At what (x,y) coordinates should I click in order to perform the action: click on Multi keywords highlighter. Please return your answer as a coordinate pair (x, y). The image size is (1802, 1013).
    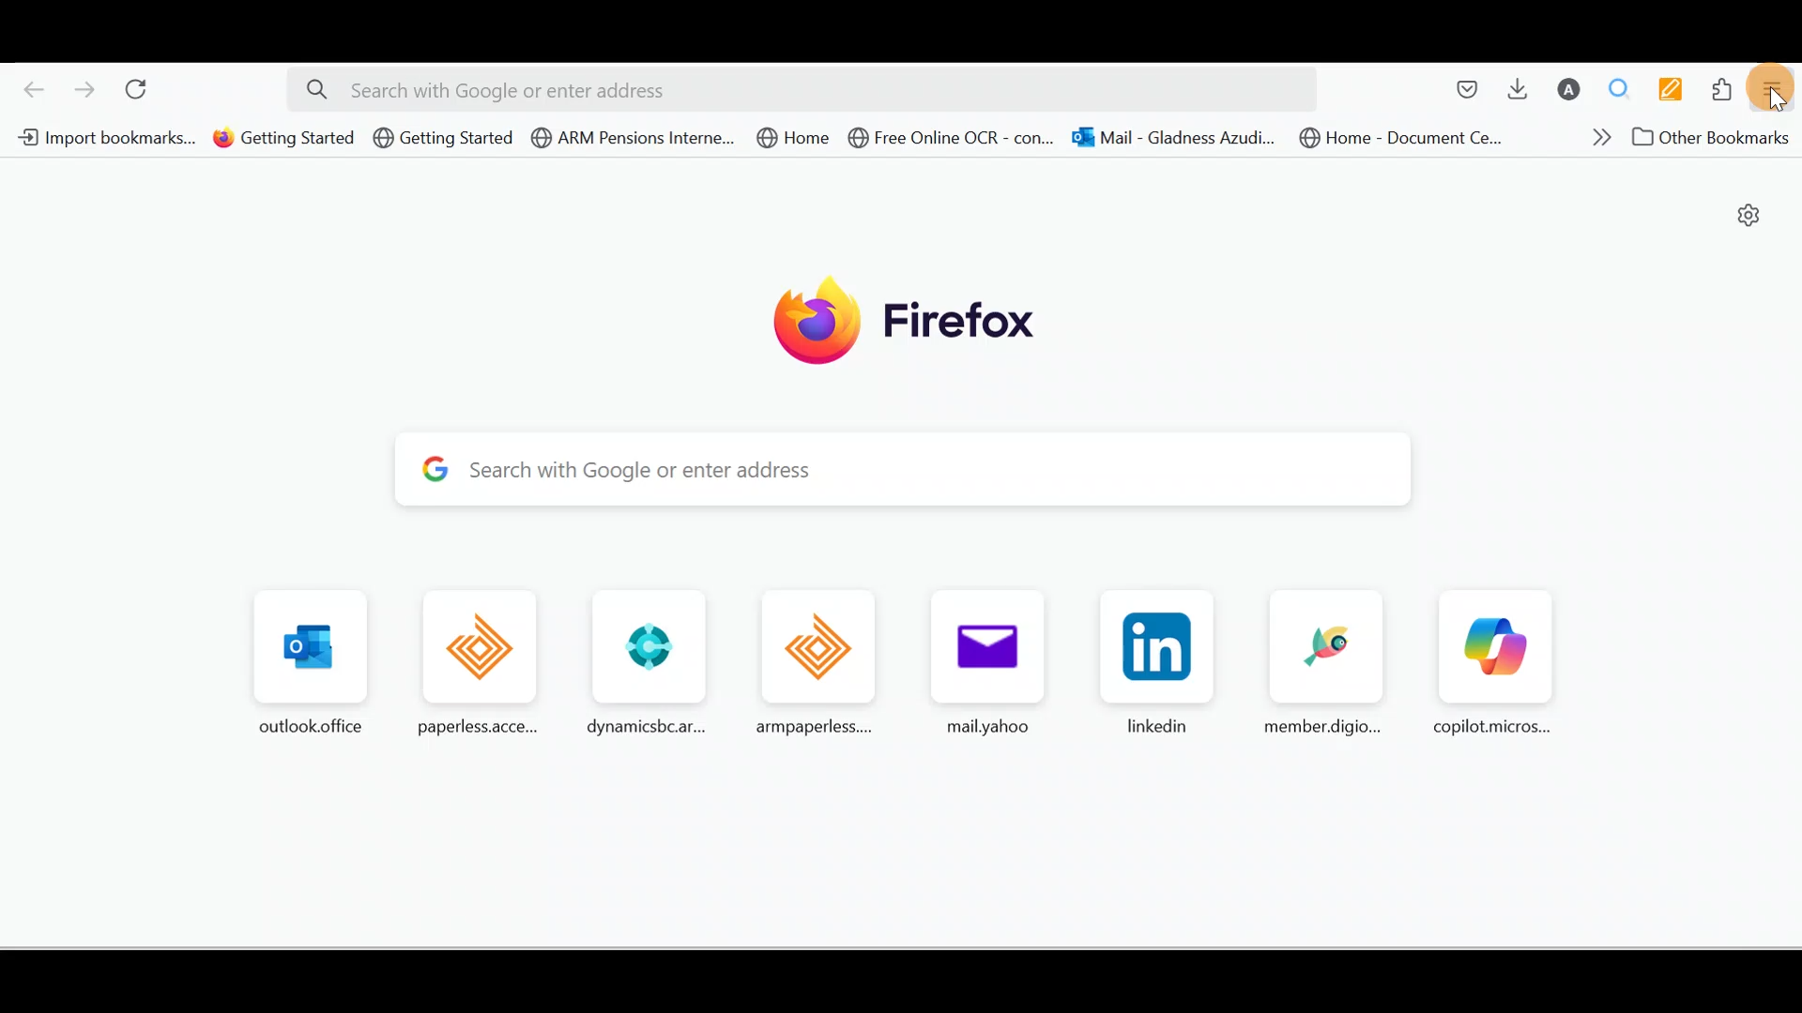
    Looking at the image, I should click on (1676, 91).